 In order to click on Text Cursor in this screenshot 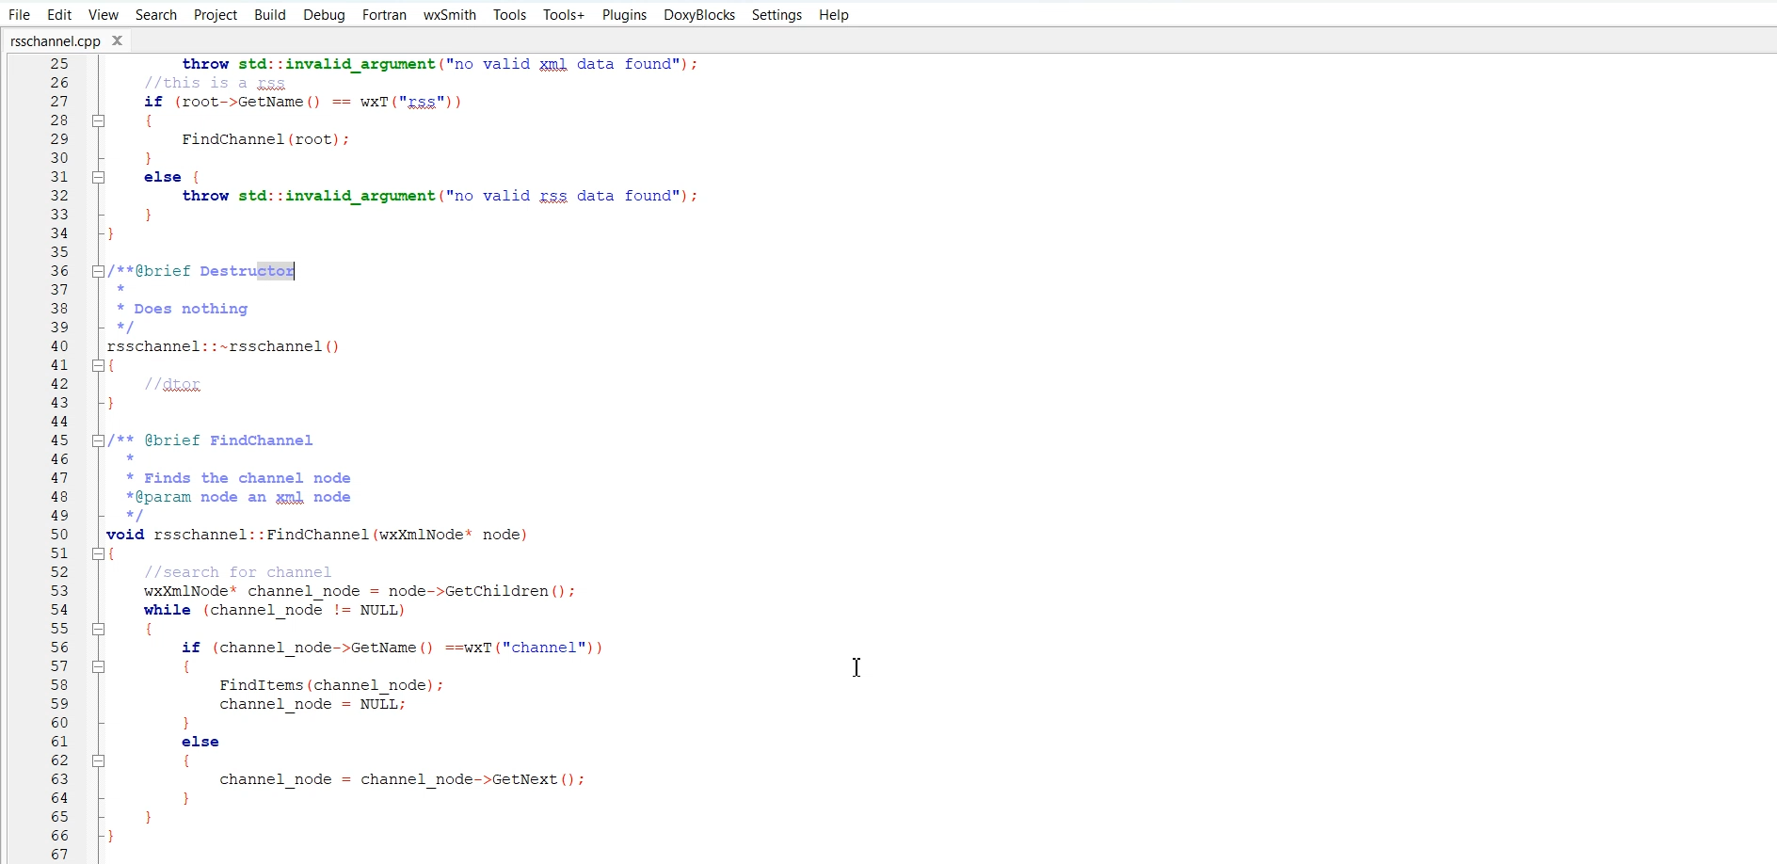, I will do `click(856, 666)`.